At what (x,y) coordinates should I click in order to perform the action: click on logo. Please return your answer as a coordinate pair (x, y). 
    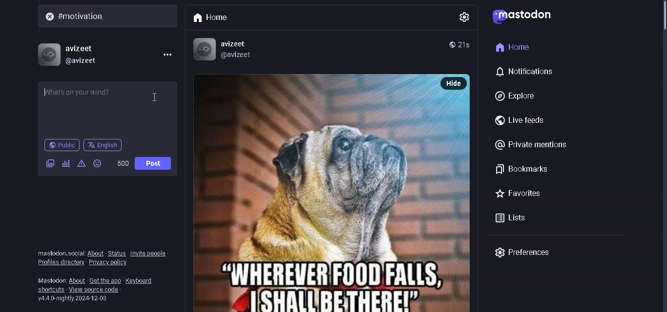
    Looking at the image, I should click on (525, 18).